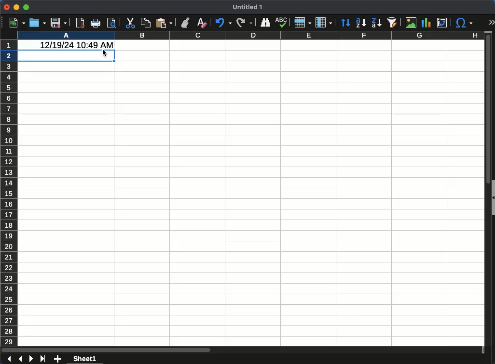  I want to click on cell selected, so click(67, 56).